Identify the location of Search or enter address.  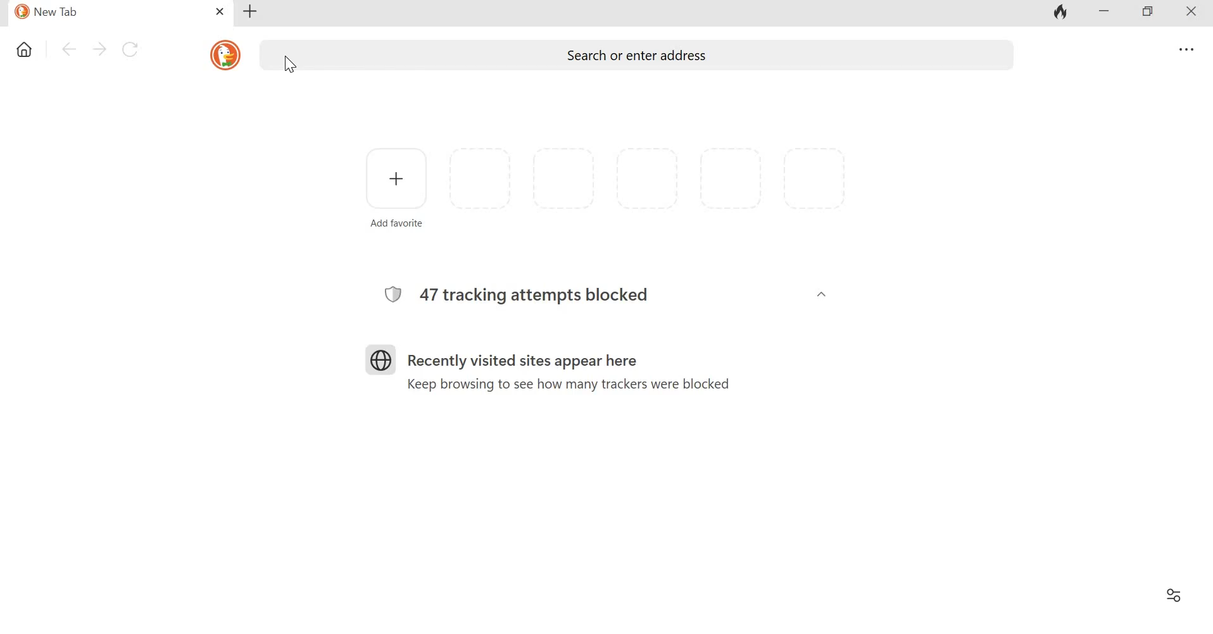
(634, 54).